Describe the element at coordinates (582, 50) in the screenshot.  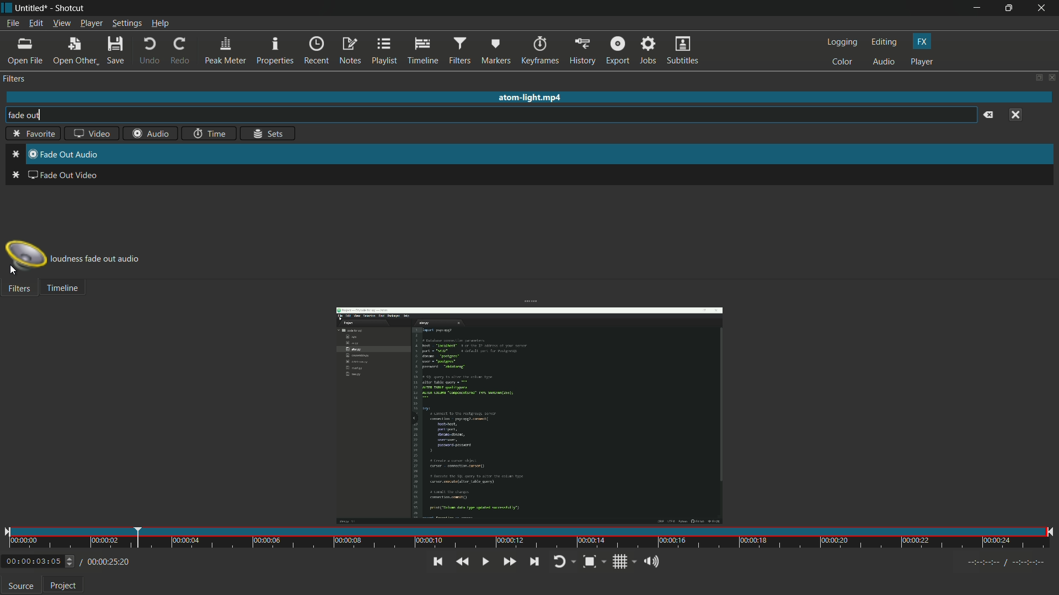
I see `history` at that location.